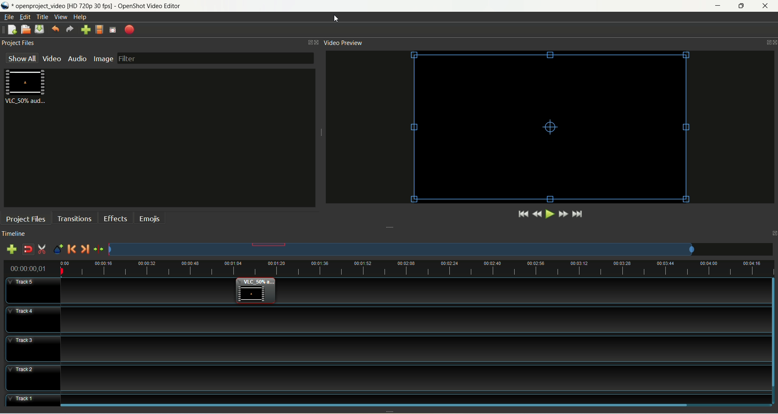 The width and height of the screenshot is (778, 414). Describe the element at coordinates (61, 17) in the screenshot. I see `view` at that location.